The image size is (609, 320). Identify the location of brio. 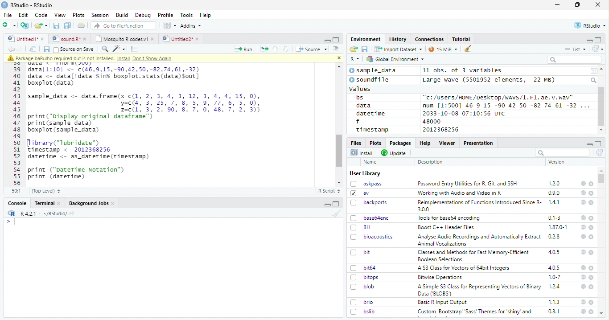
(362, 302).